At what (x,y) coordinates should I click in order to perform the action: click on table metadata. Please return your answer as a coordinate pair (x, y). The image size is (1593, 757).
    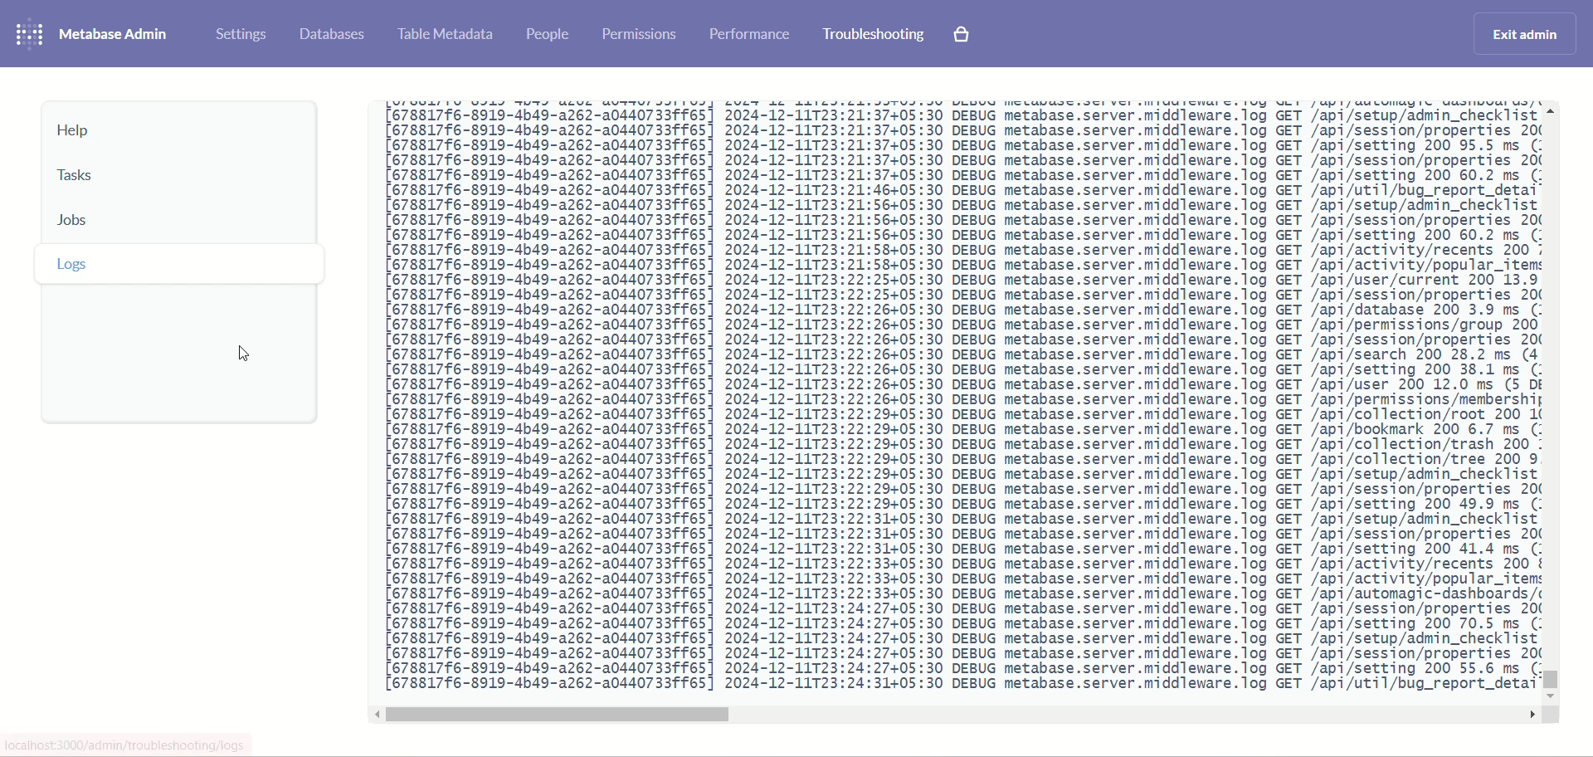
    Looking at the image, I should click on (445, 37).